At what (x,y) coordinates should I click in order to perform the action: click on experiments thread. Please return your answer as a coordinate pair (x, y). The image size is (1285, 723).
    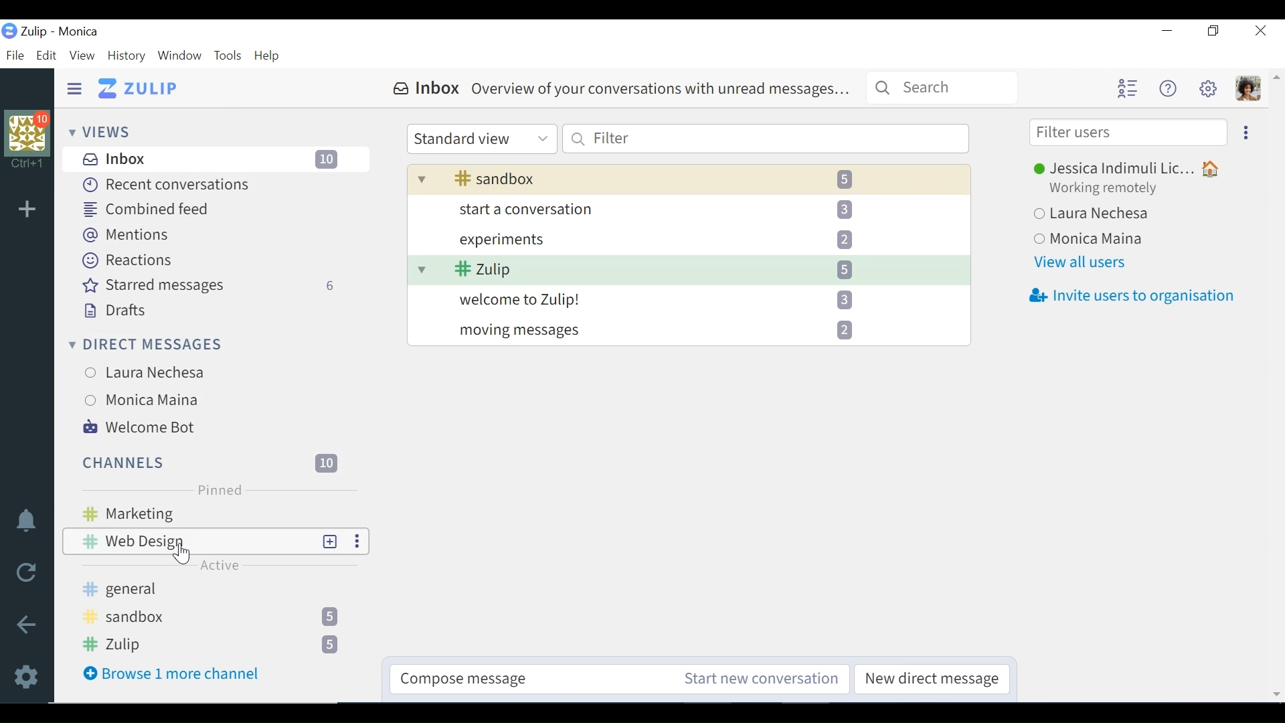
    Looking at the image, I should click on (675, 238).